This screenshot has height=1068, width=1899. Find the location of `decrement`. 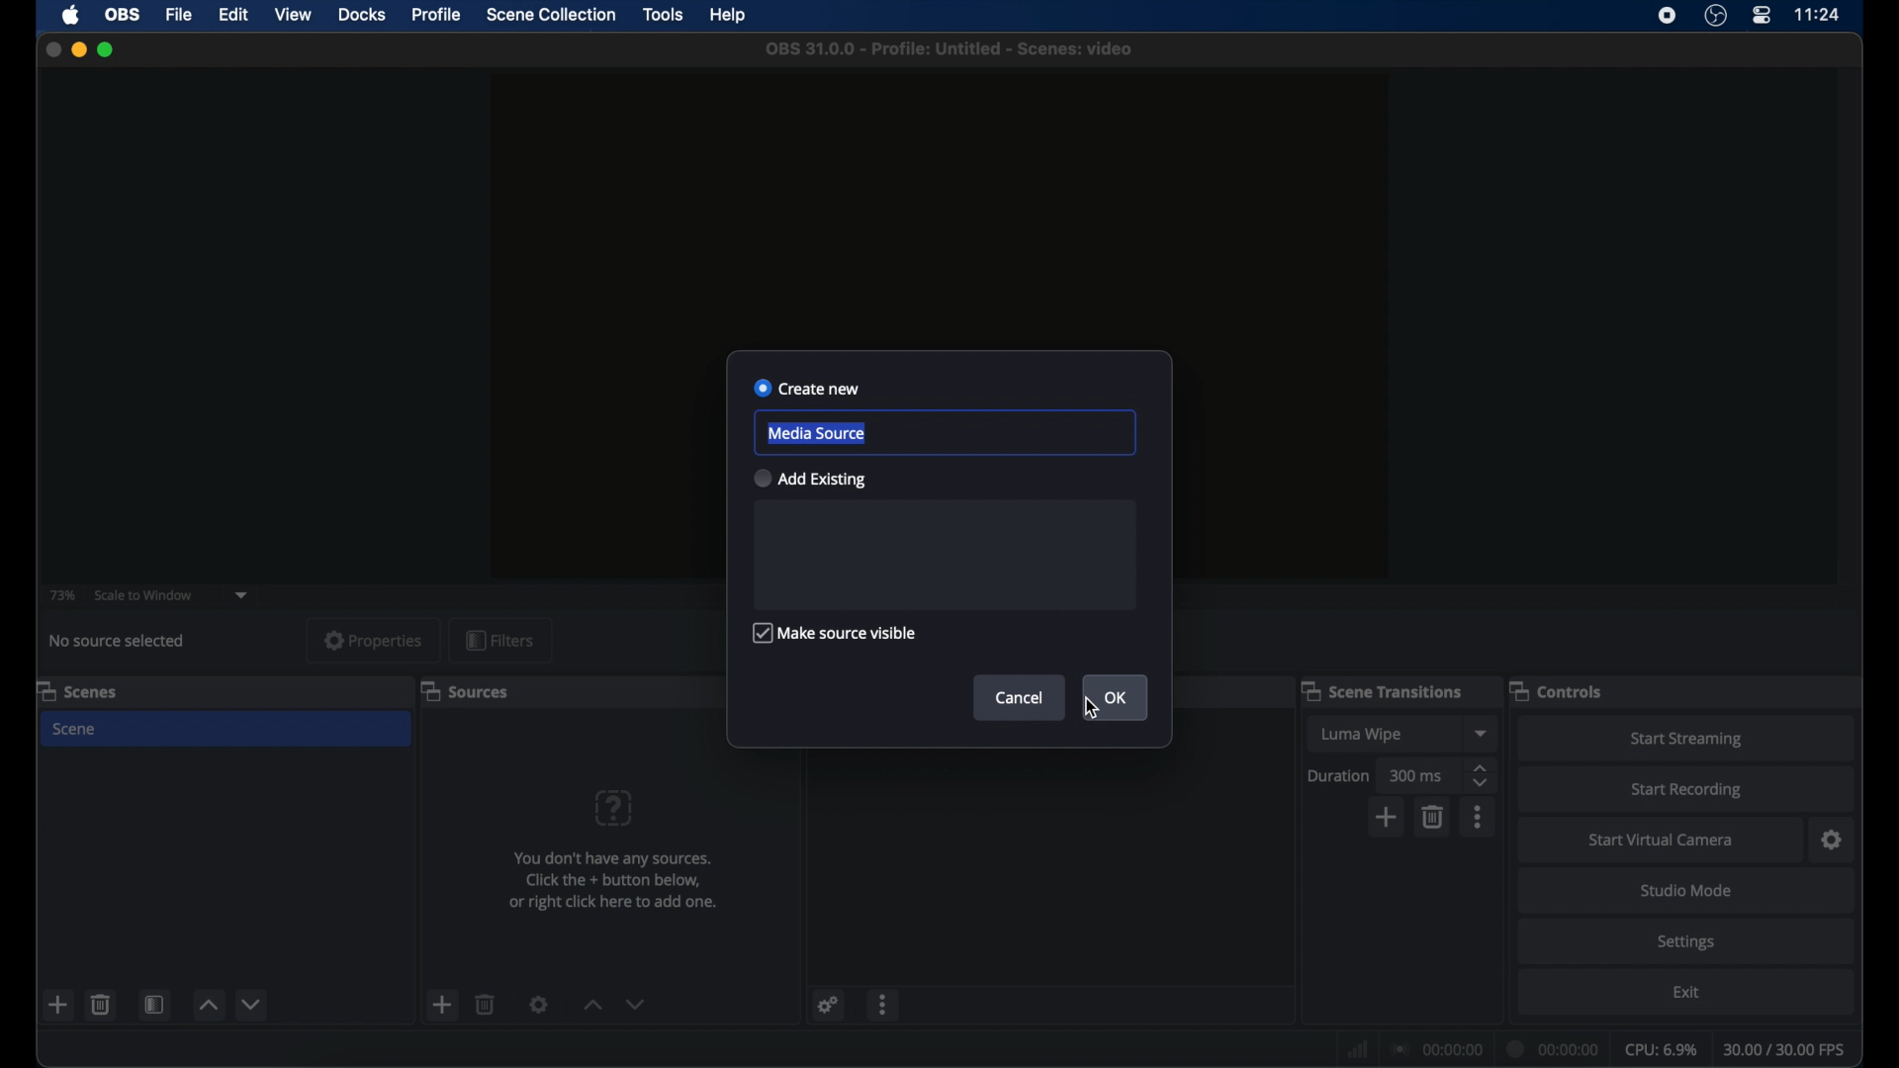

decrement is located at coordinates (253, 1004).